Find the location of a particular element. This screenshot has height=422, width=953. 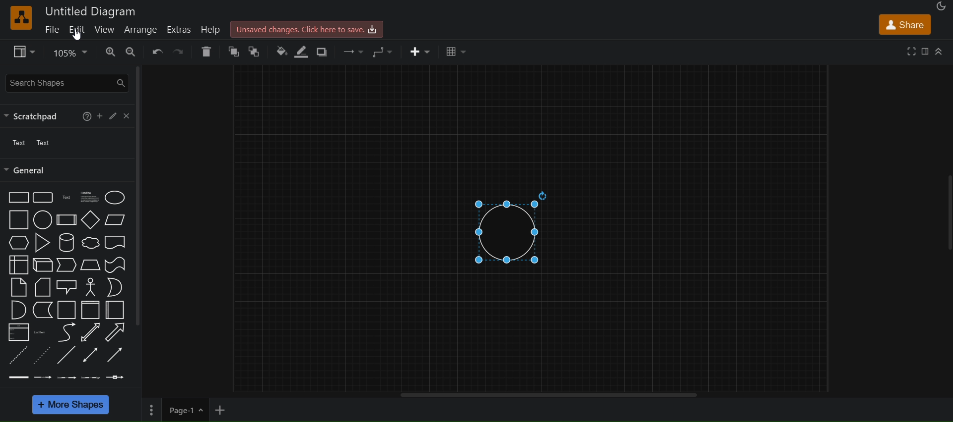

add is located at coordinates (100, 115).